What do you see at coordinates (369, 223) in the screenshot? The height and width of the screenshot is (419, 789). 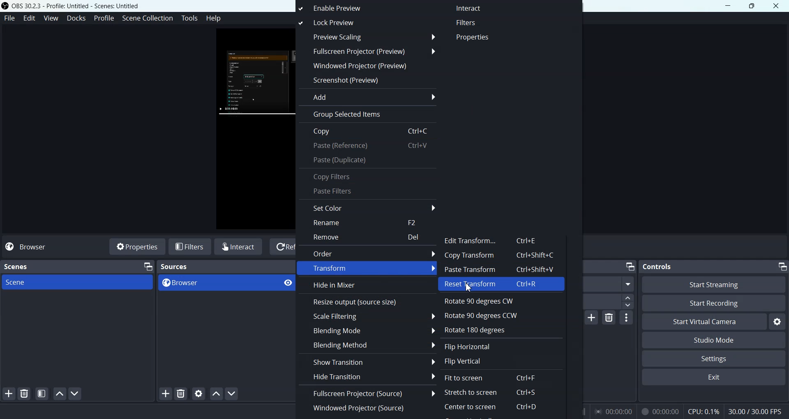 I see `Rename` at bounding box center [369, 223].